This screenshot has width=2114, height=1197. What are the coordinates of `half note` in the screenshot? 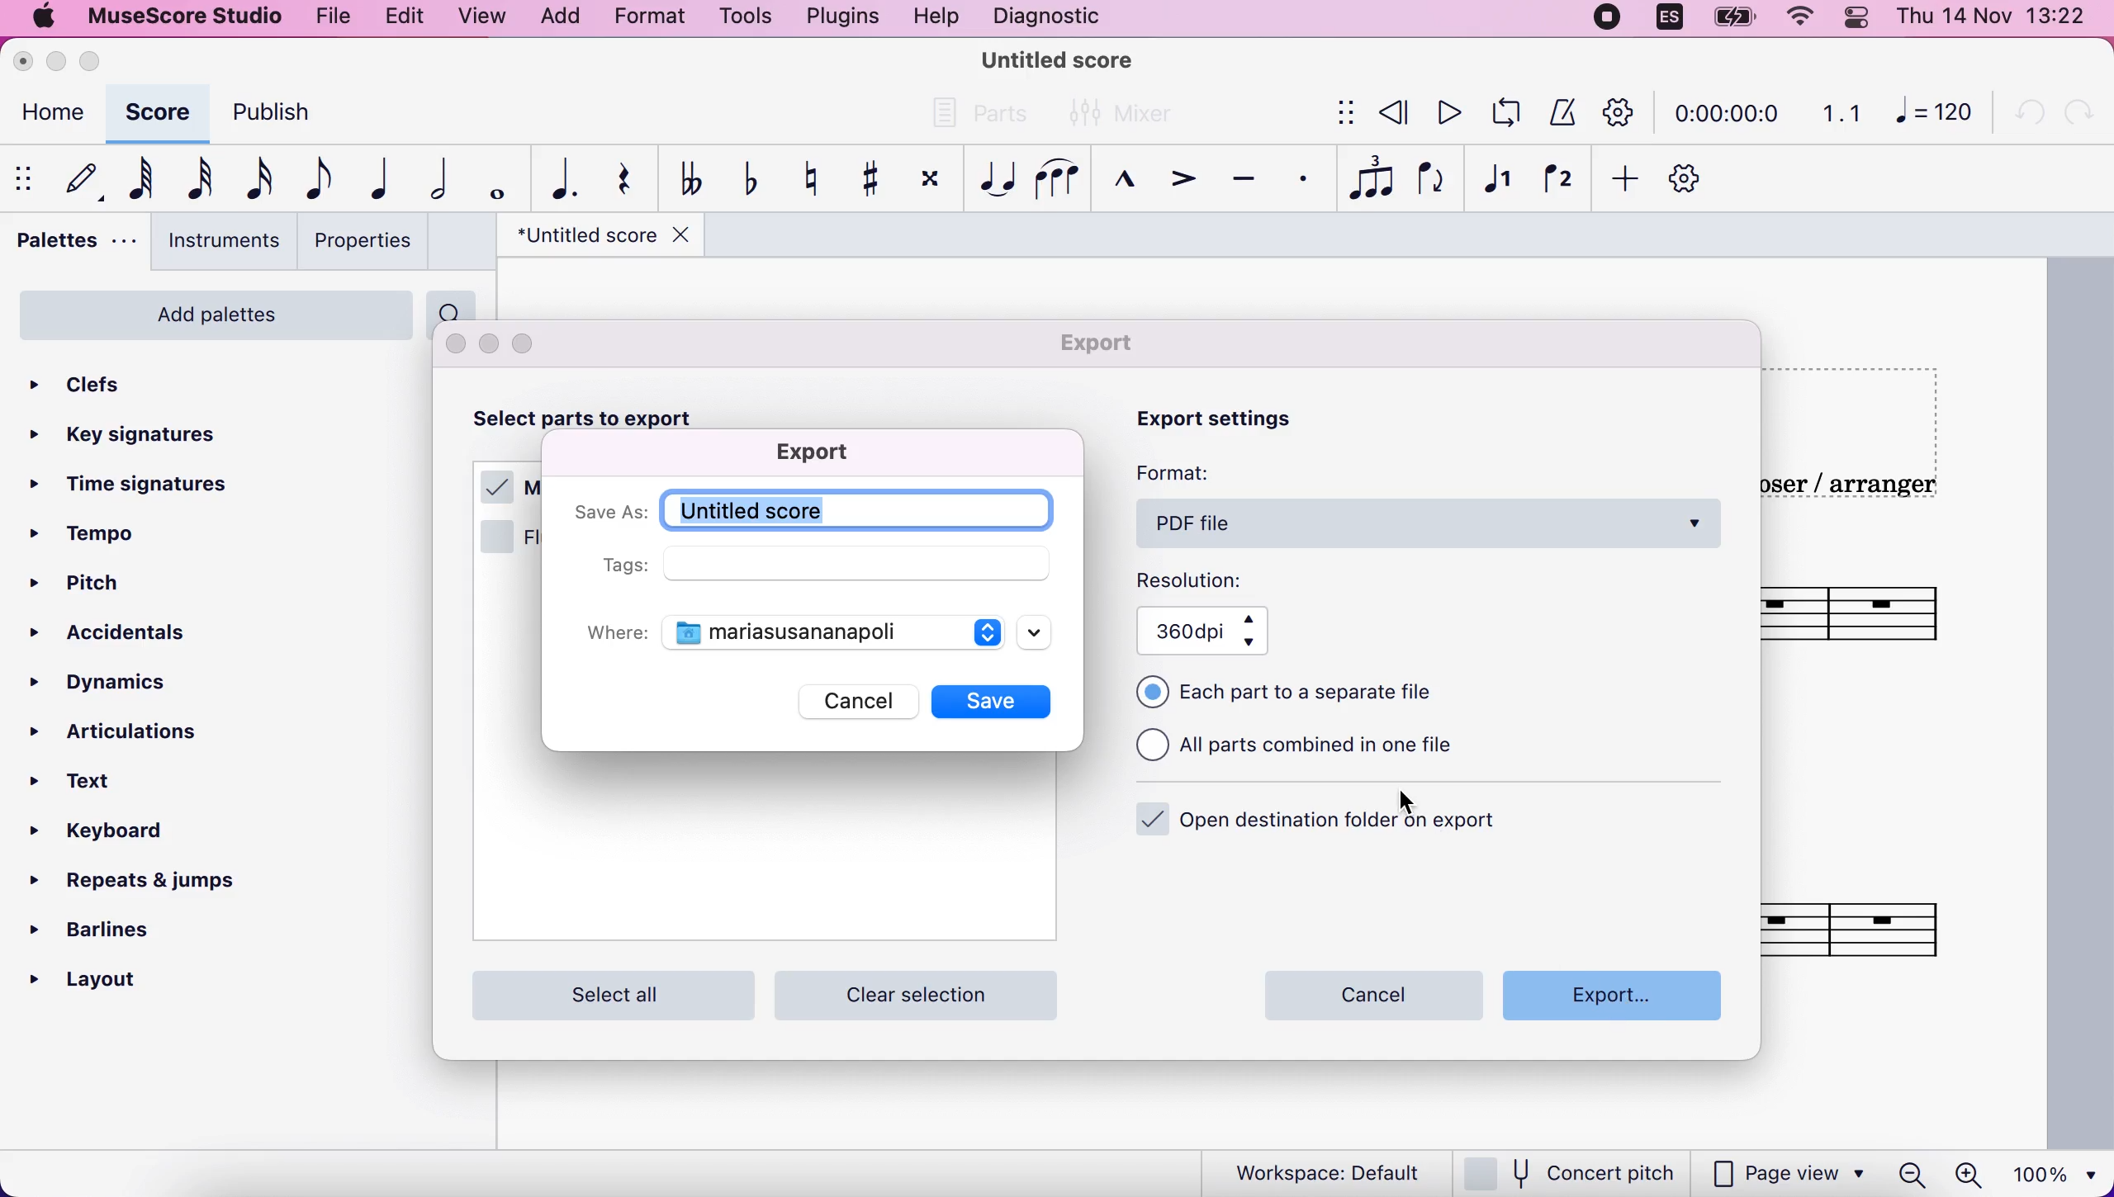 It's located at (436, 180).